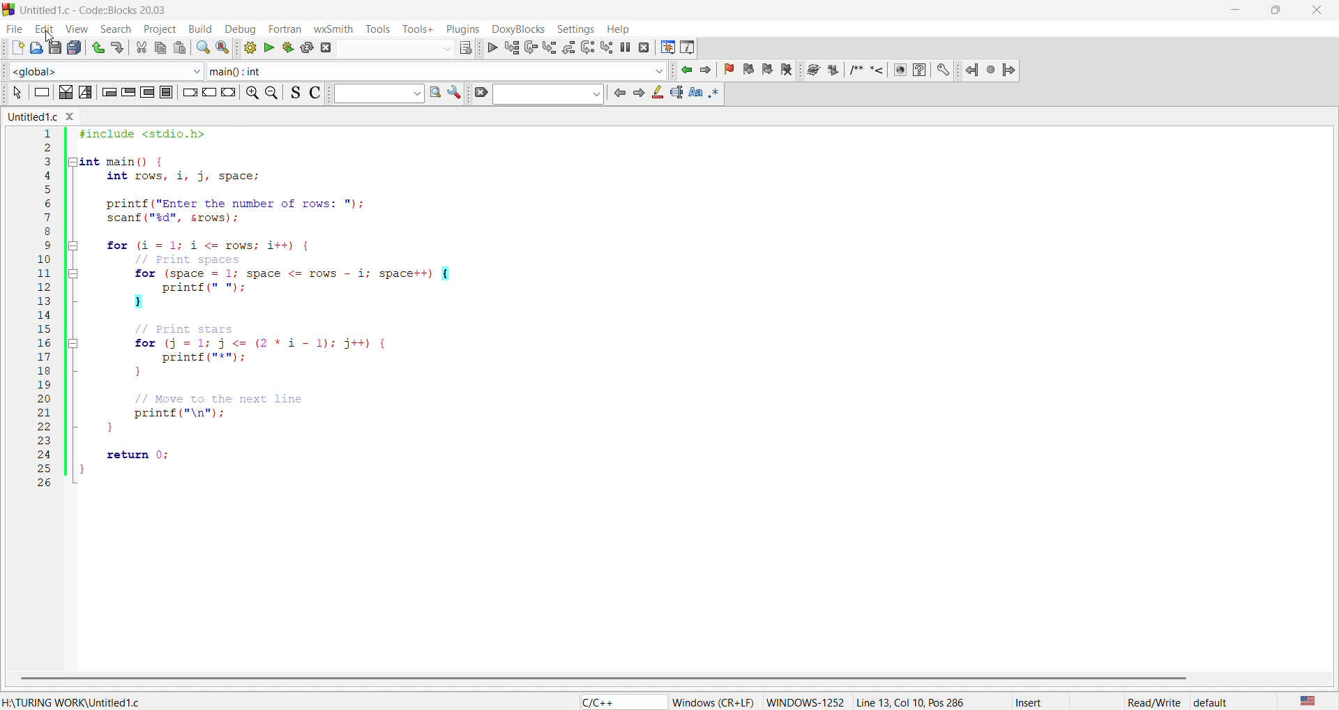 This screenshot has height=710, width=1339. What do you see at coordinates (285, 27) in the screenshot?
I see `fortan` at bounding box center [285, 27].